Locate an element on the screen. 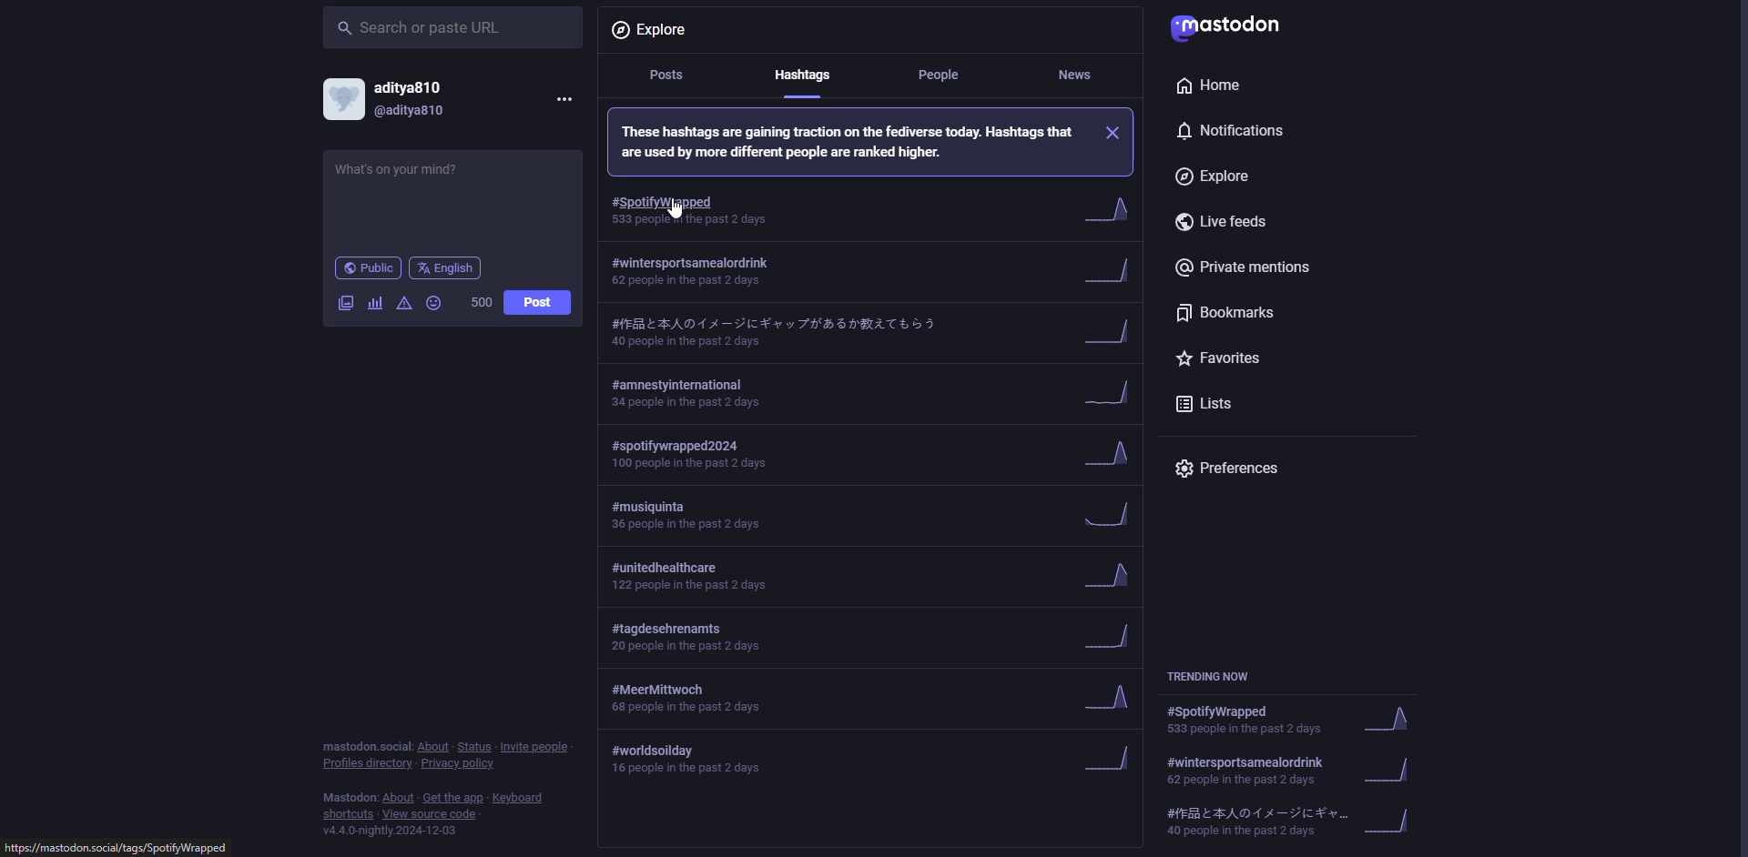 This screenshot has height=857, width=1748. post is located at coordinates (896, 826).